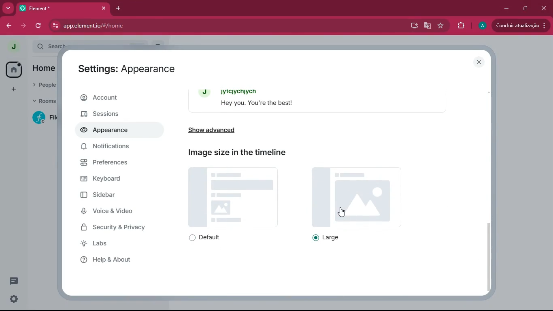  Describe the element at coordinates (428, 27) in the screenshot. I see `google translate` at that location.